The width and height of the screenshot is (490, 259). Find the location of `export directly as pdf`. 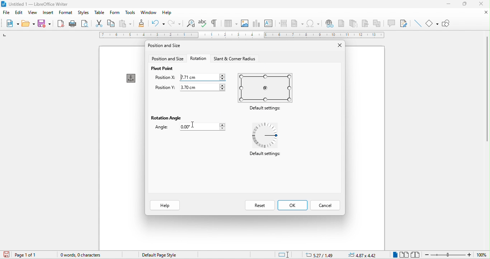

export directly as pdf is located at coordinates (61, 23).